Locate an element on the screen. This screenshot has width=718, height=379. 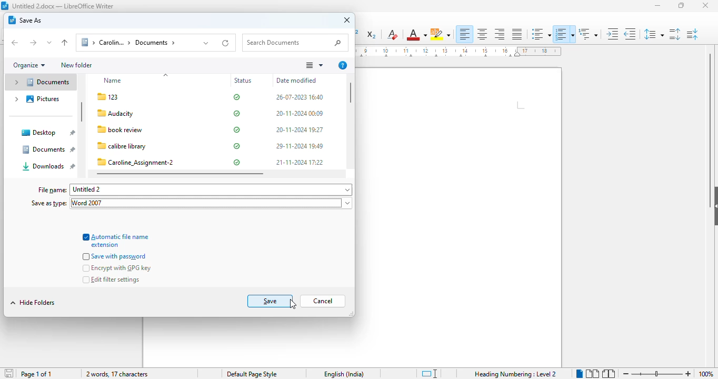
save is located at coordinates (271, 301).